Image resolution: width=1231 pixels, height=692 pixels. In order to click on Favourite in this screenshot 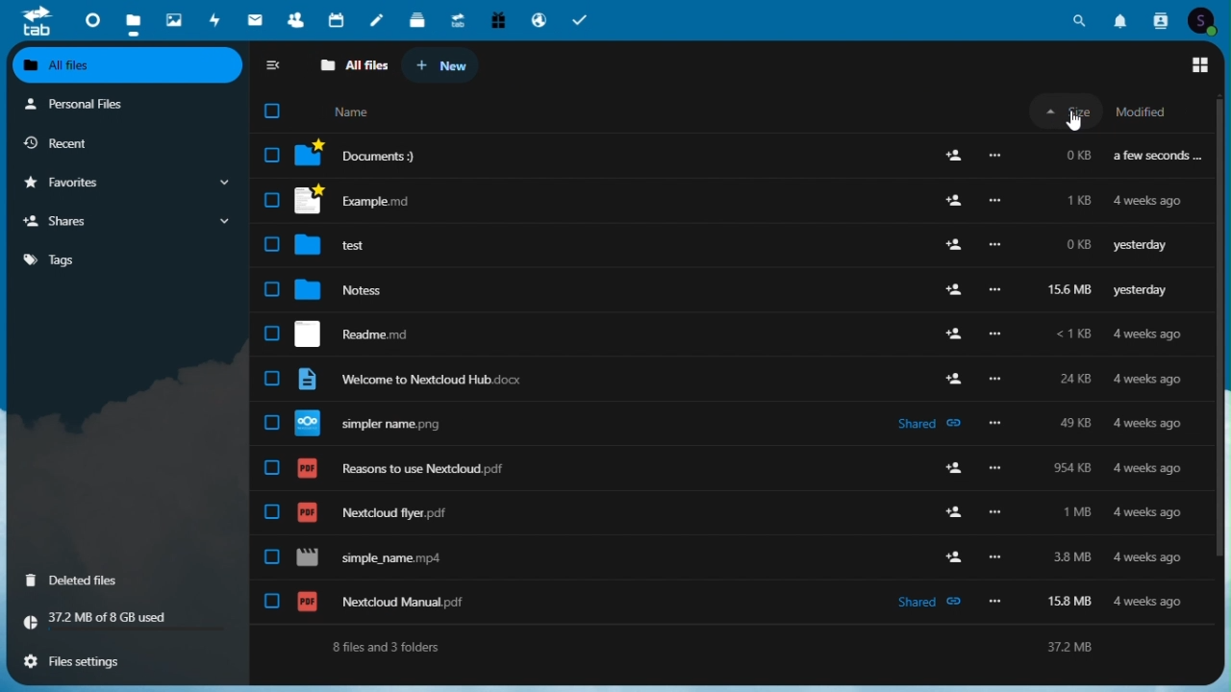, I will do `click(126, 181)`.